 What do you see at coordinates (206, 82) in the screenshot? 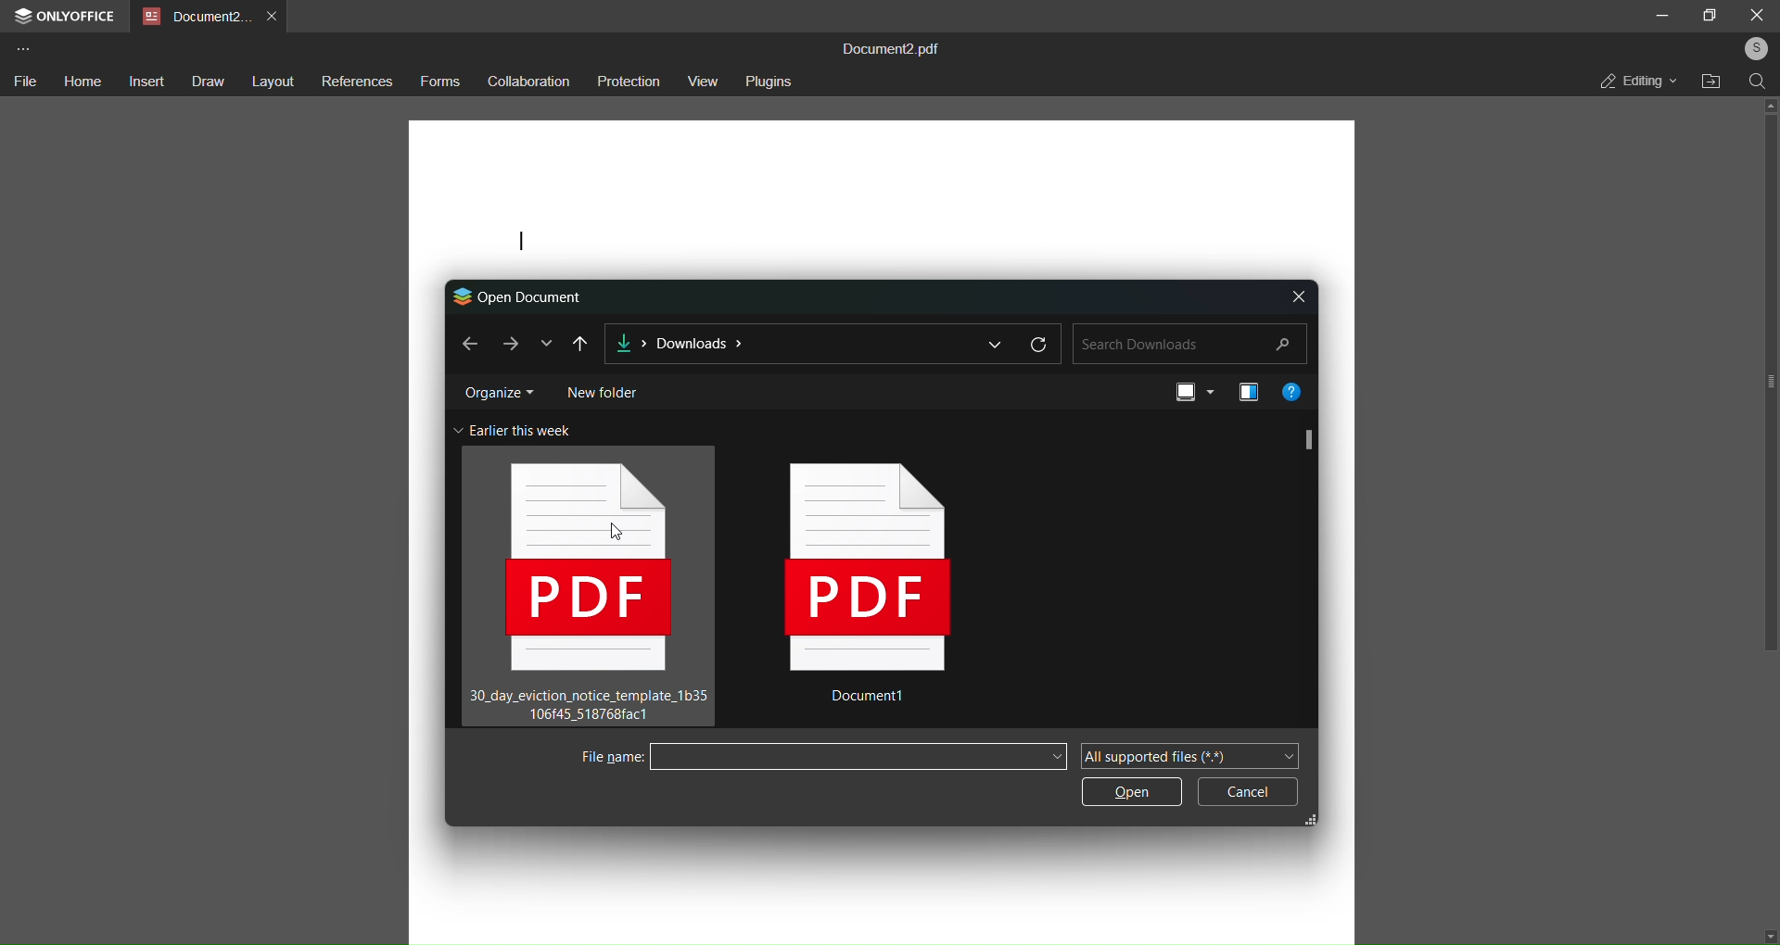
I see `draw` at bounding box center [206, 82].